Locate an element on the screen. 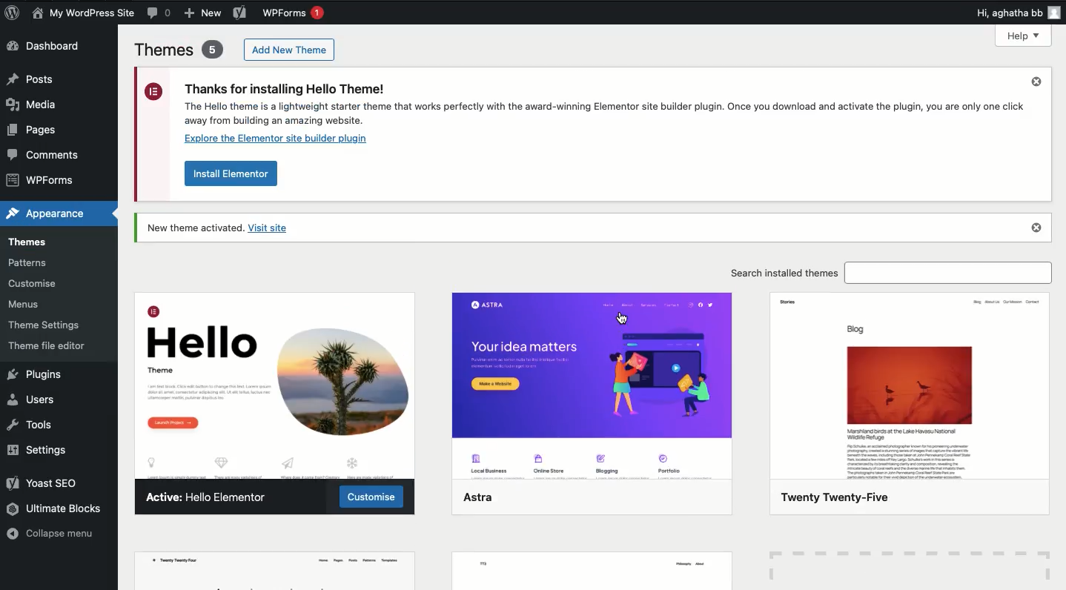  Media is located at coordinates (33, 105).